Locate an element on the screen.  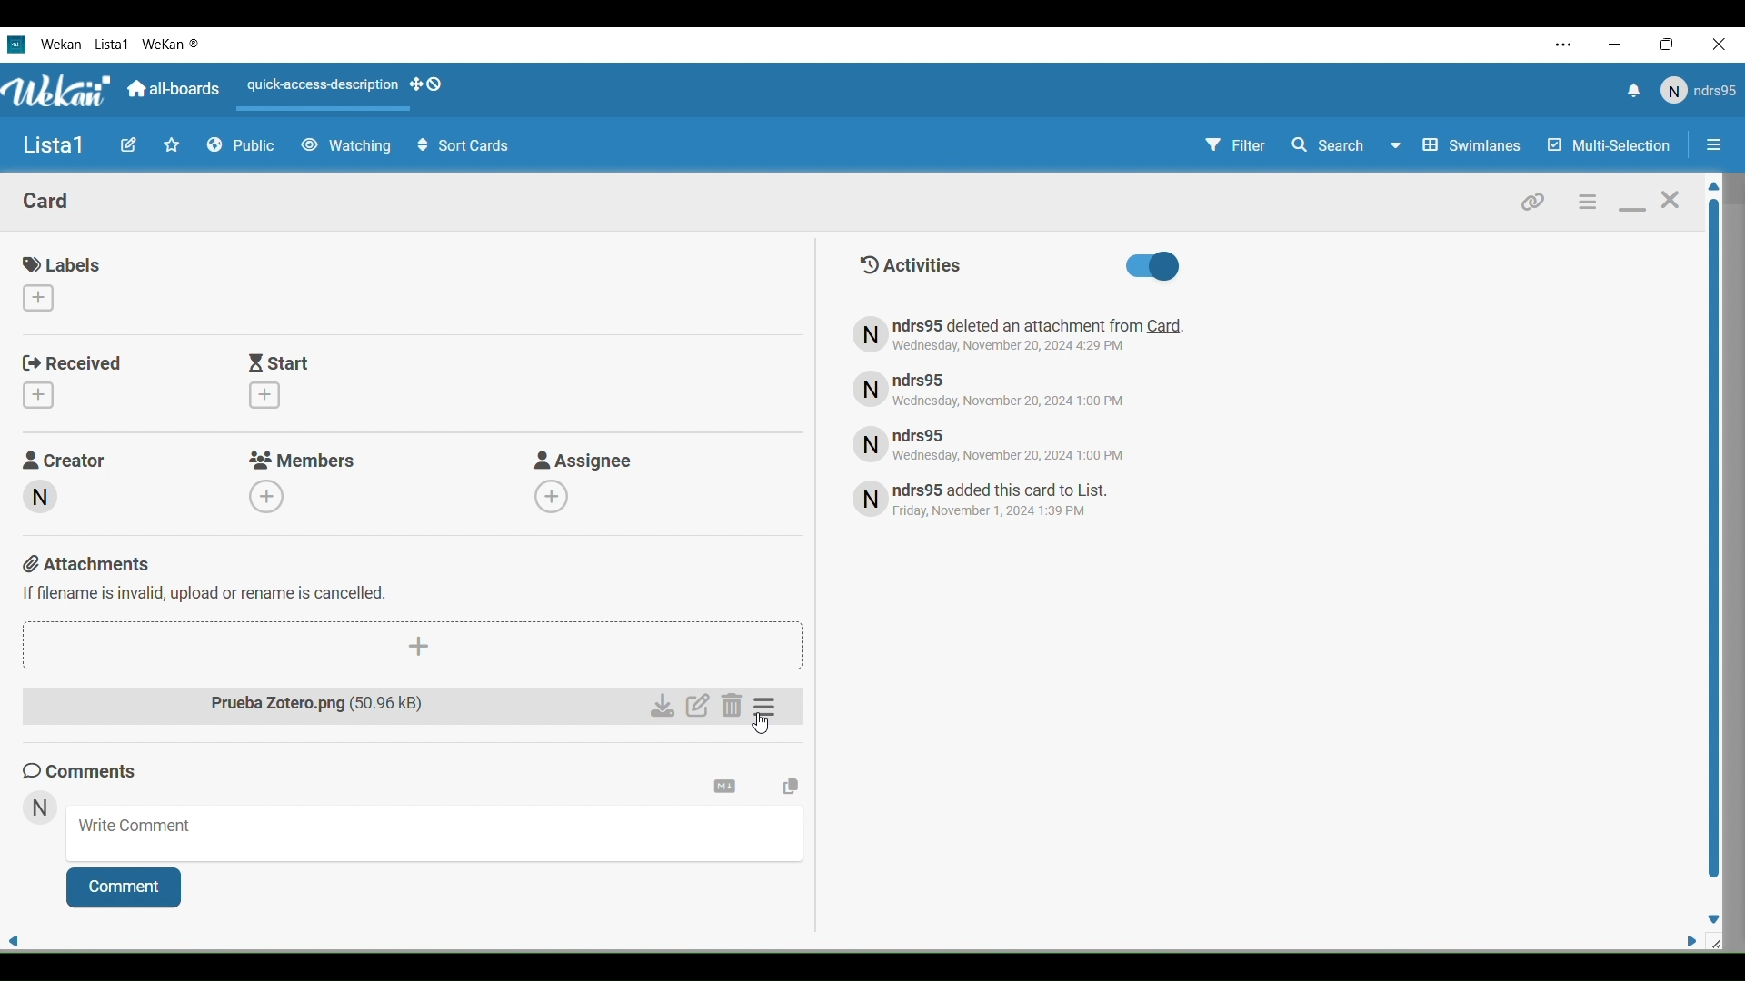
Name is located at coordinates (54, 146).